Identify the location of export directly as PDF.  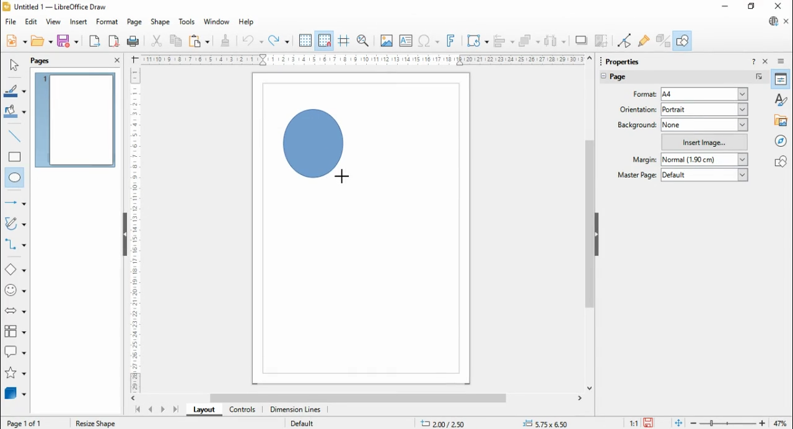
(113, 41).